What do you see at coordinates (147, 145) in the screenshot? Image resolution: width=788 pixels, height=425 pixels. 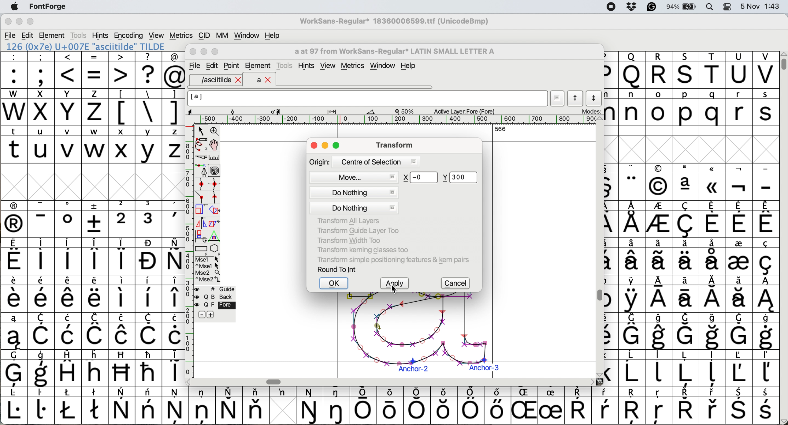 I see `y` at bounding box center [147, 145].